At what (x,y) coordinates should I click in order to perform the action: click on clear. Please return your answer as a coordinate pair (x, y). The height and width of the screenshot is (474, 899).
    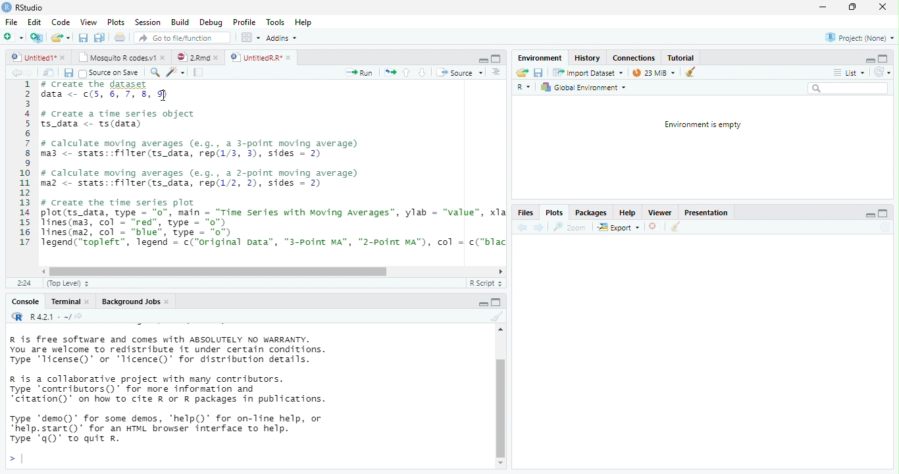
    Looking at the image, I should click on (690, 71).